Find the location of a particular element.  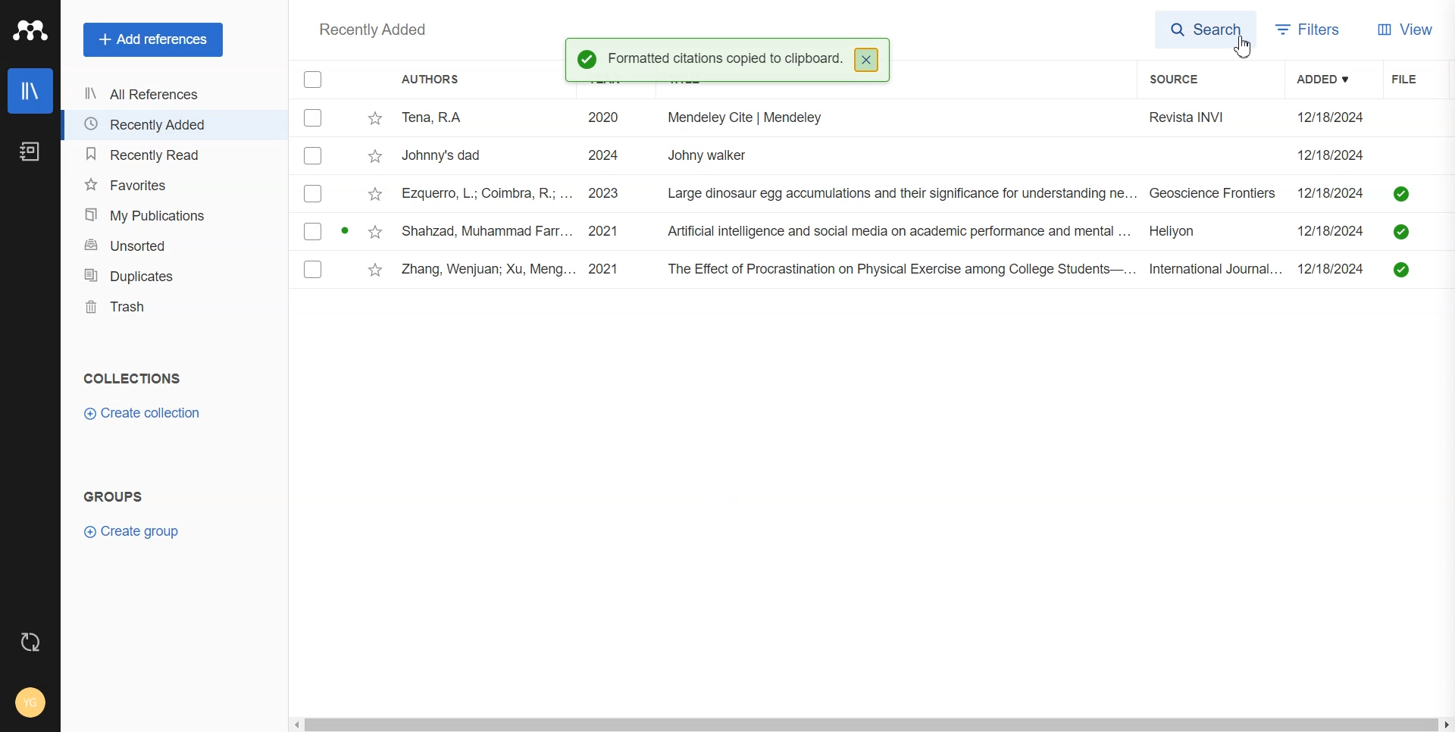

Authors is located at coordinates (429, 79).